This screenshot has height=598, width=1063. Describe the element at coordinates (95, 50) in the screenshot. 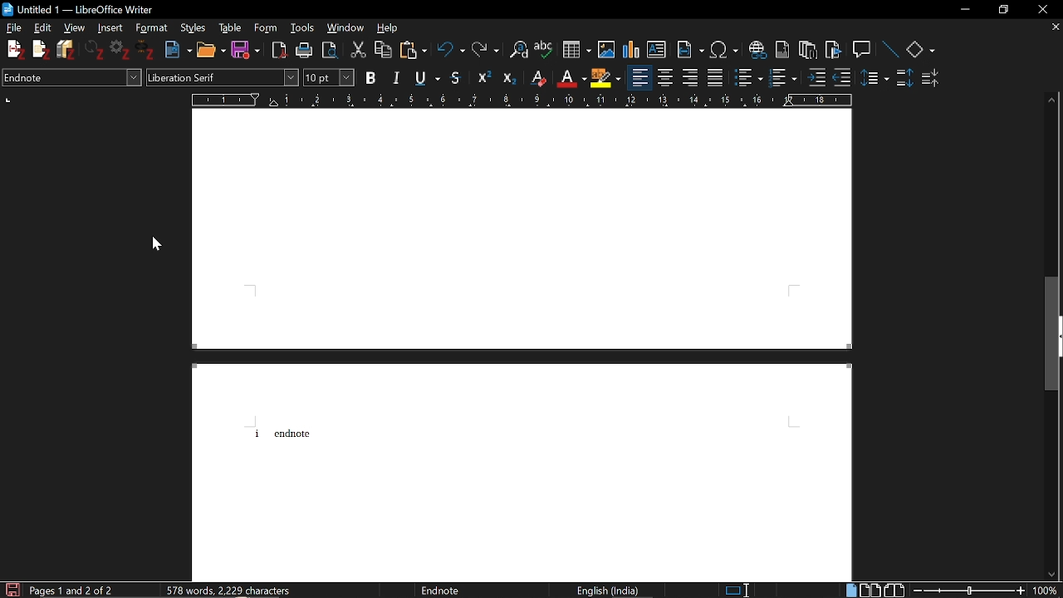

I see `Refresh` at that location.